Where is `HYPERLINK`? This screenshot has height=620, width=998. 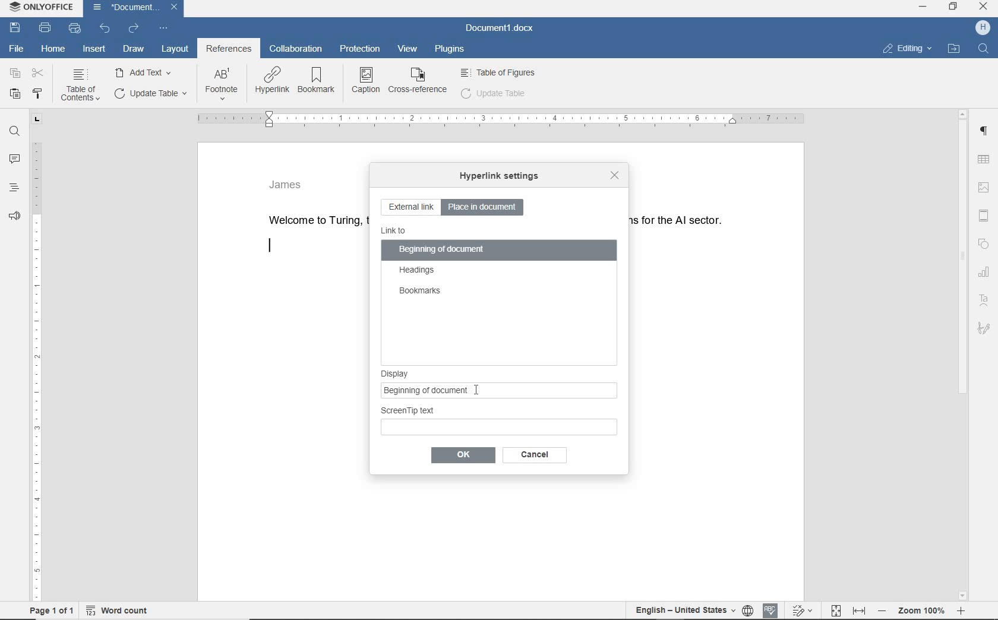
HYPERLINK is located at coordinates (271, 81).